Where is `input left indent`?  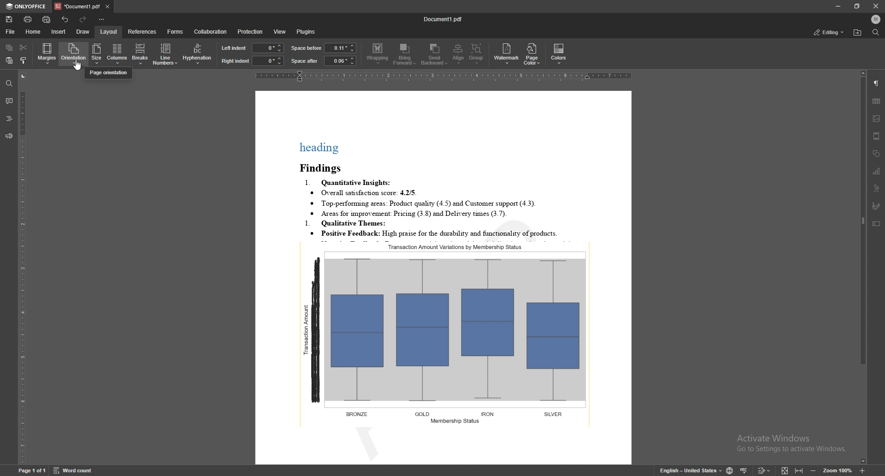
input left indent is located at coordinates (267, 47).